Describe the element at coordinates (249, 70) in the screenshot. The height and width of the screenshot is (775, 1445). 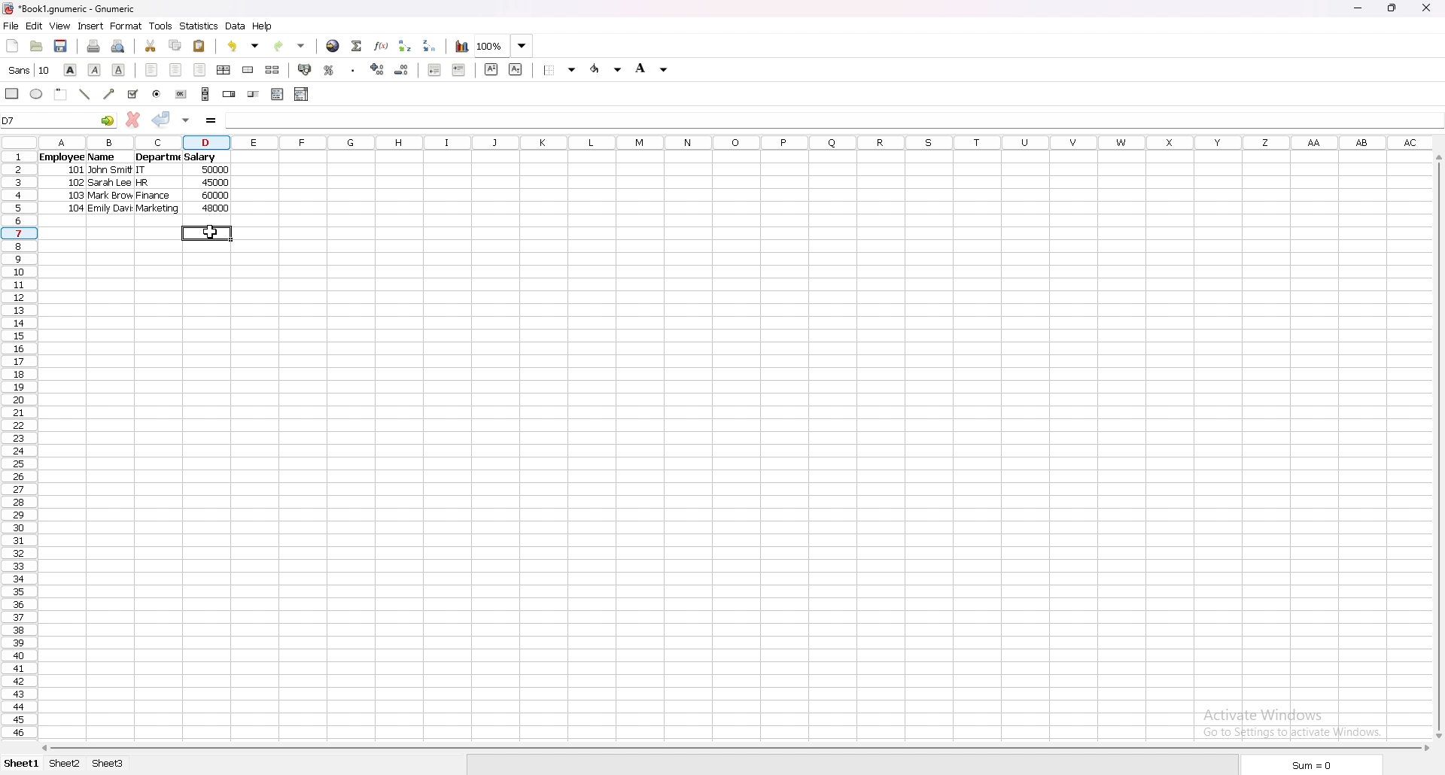
I see `merge` at that location.